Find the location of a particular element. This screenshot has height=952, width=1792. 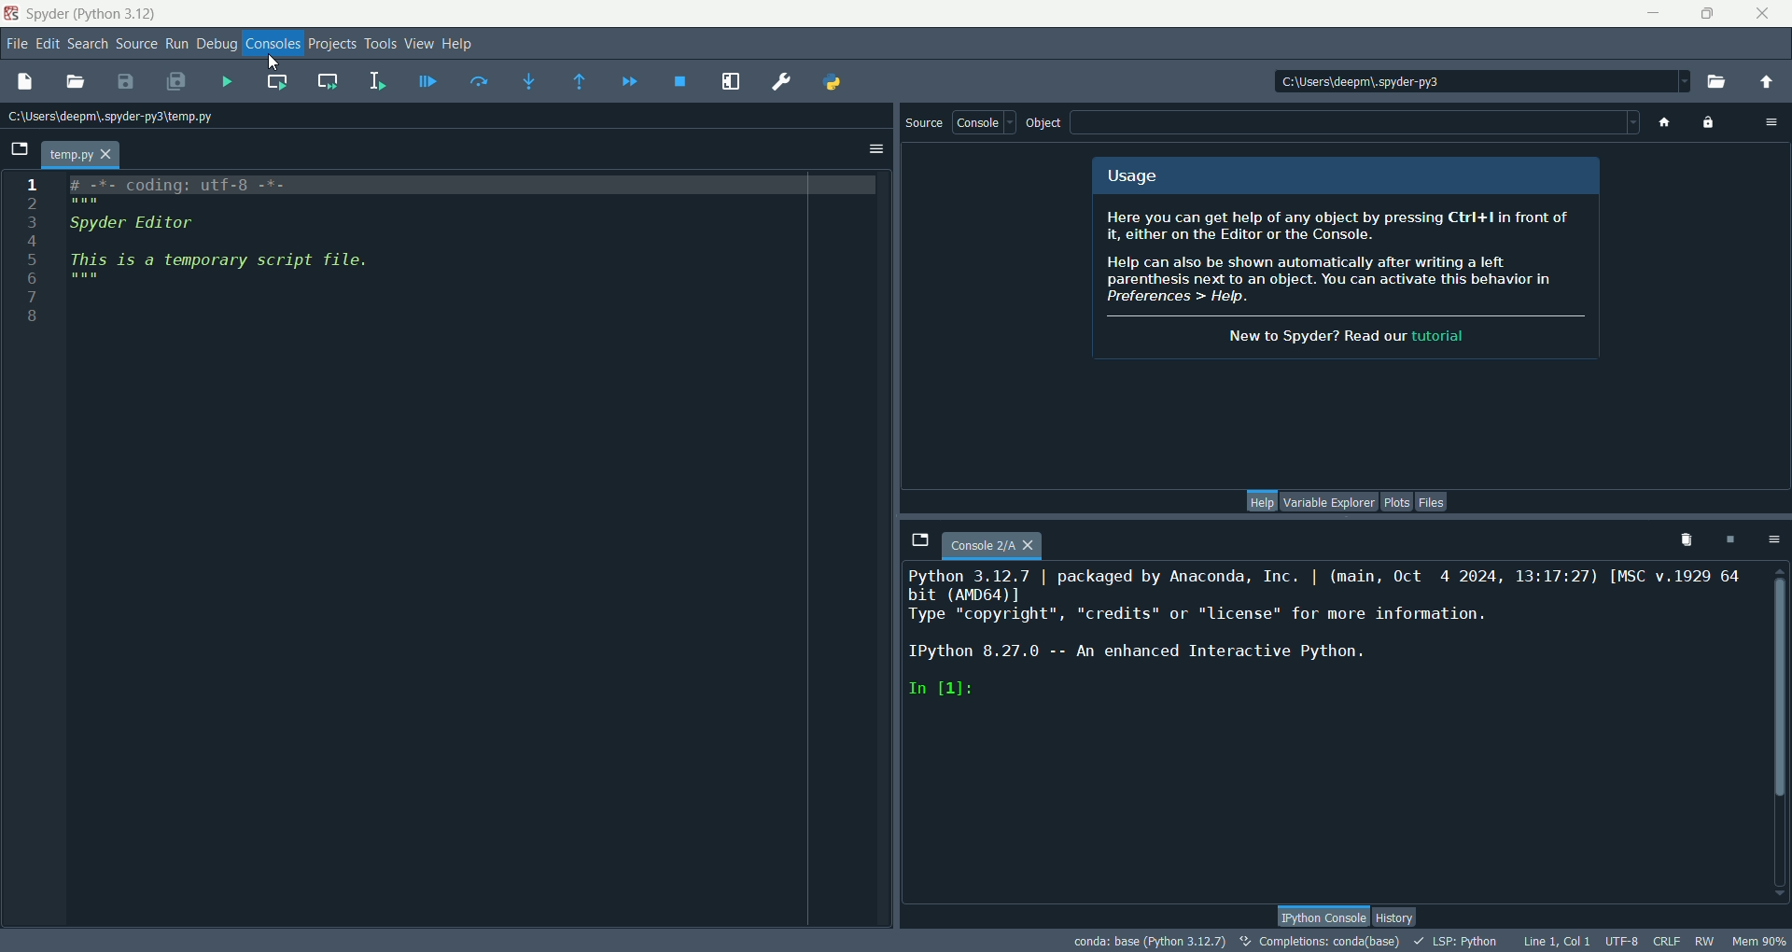

cursor is located at coordinates (272, 63).